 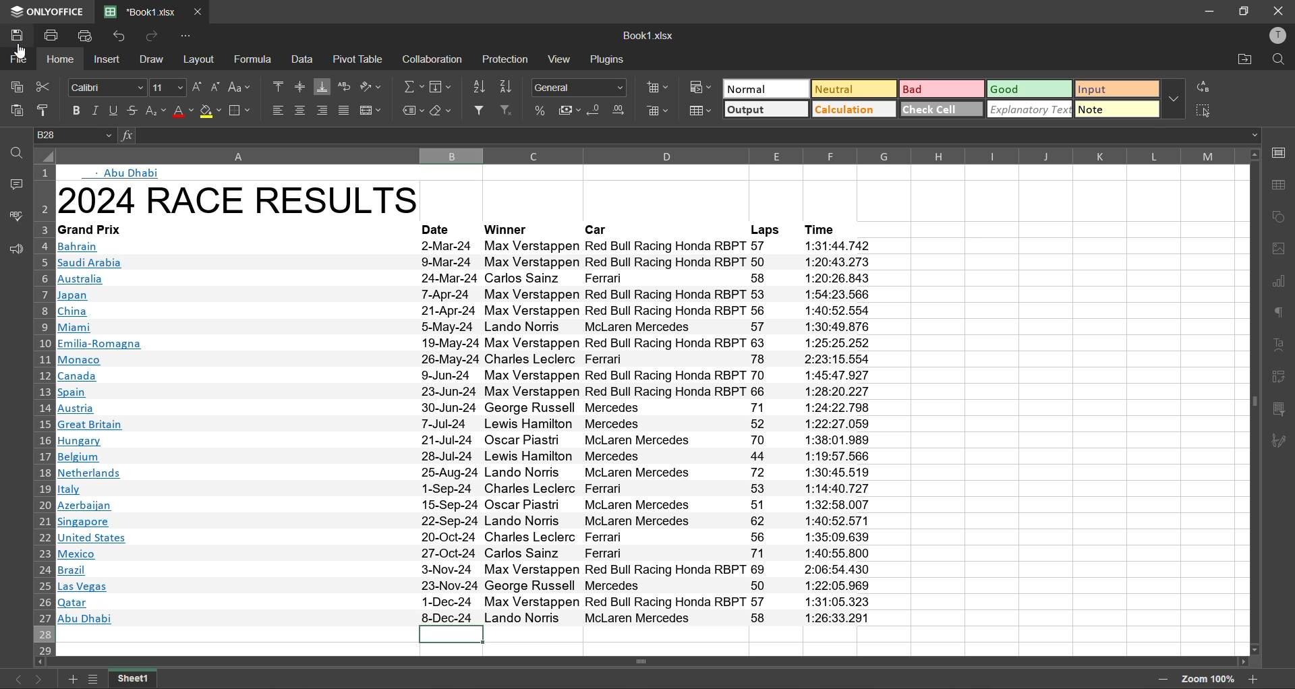 I want to click on select all, so click(x=1209, y=112).